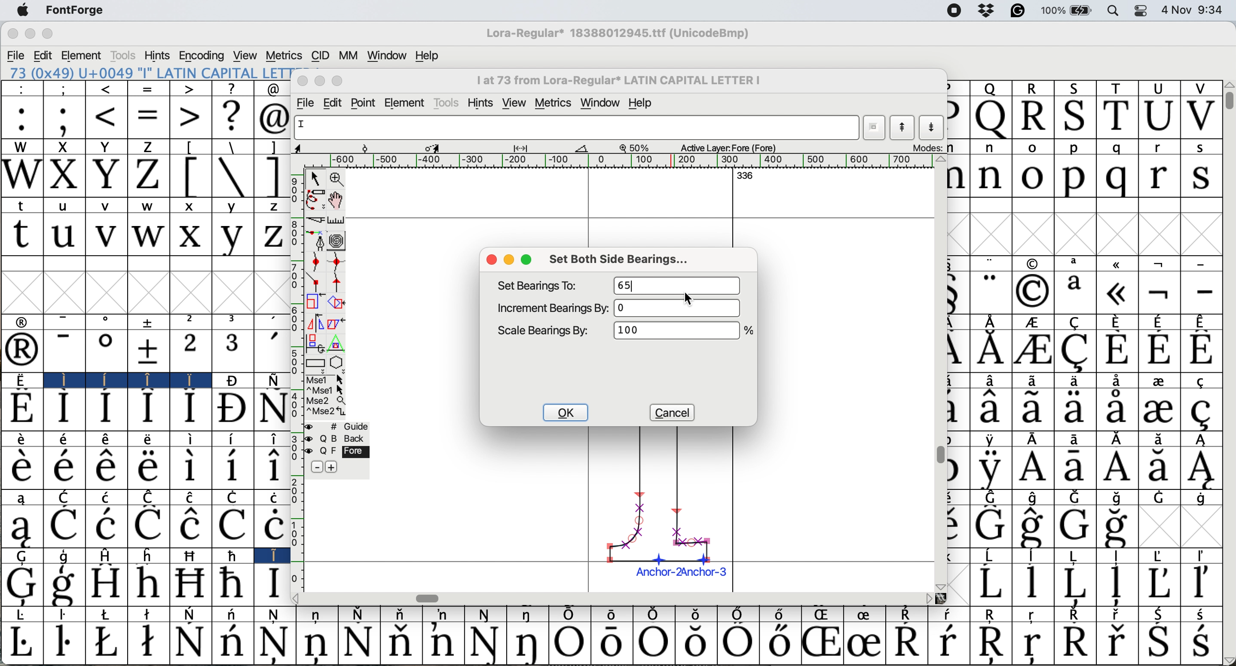 The image size is (1236, 666). I want to click on Symbol, so click(1034, 409).